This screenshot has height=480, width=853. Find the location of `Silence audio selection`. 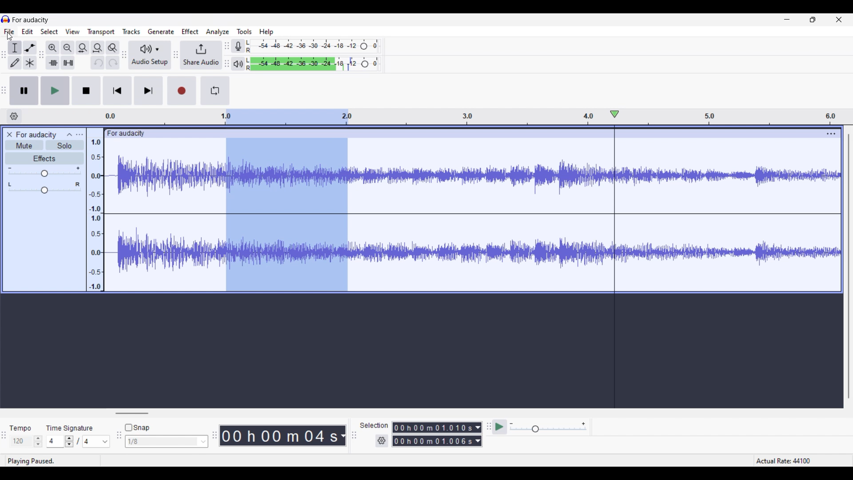

Silence audio selection is located at coordinates (68, 63).